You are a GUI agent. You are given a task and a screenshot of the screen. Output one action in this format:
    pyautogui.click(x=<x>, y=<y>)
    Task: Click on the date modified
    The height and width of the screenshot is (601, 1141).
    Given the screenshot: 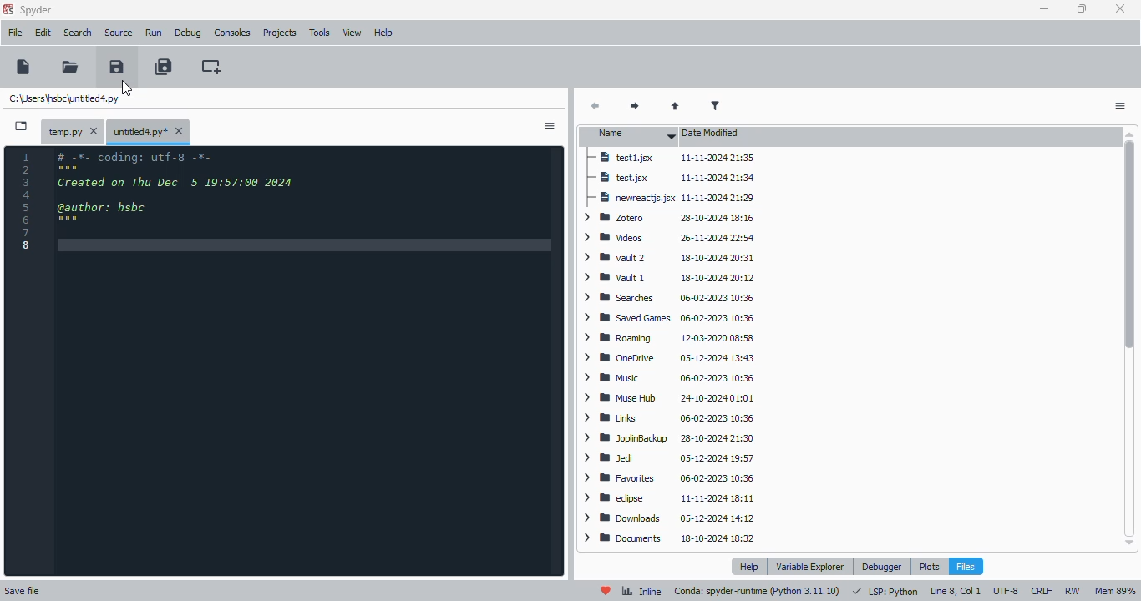 What is the action you would take?
    pyautogui.click(x=712, y=134)
    